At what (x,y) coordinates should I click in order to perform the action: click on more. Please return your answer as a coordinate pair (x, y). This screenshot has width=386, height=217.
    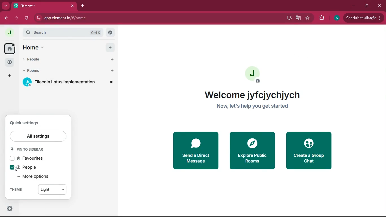
    Looking at the image, I should click on (5, 5).